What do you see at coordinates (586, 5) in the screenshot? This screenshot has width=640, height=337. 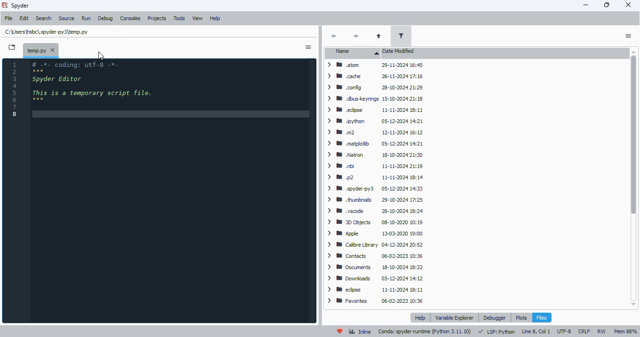 I see `minimize` at bounding box center [586, 5].